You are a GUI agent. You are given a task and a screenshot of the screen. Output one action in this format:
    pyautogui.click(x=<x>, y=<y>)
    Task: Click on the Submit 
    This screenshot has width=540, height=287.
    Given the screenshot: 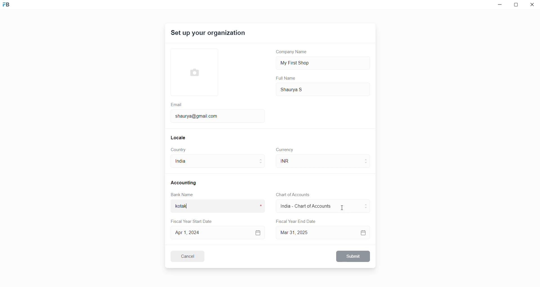 What is the action you would take?
    pyautogui.click(x=354, y=256)
    